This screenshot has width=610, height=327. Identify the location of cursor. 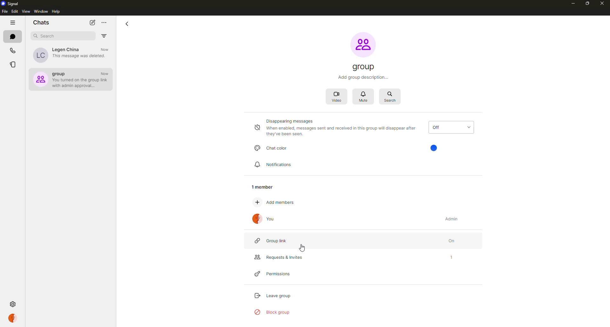
(302, 249).